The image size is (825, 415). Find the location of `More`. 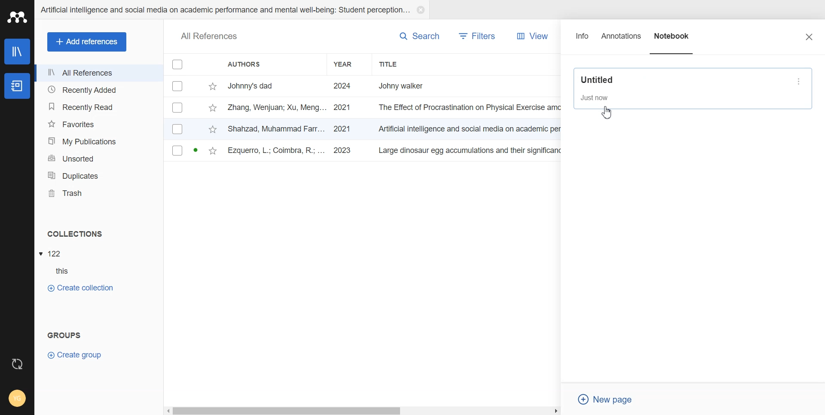

More is located at coordinates (800, 81).